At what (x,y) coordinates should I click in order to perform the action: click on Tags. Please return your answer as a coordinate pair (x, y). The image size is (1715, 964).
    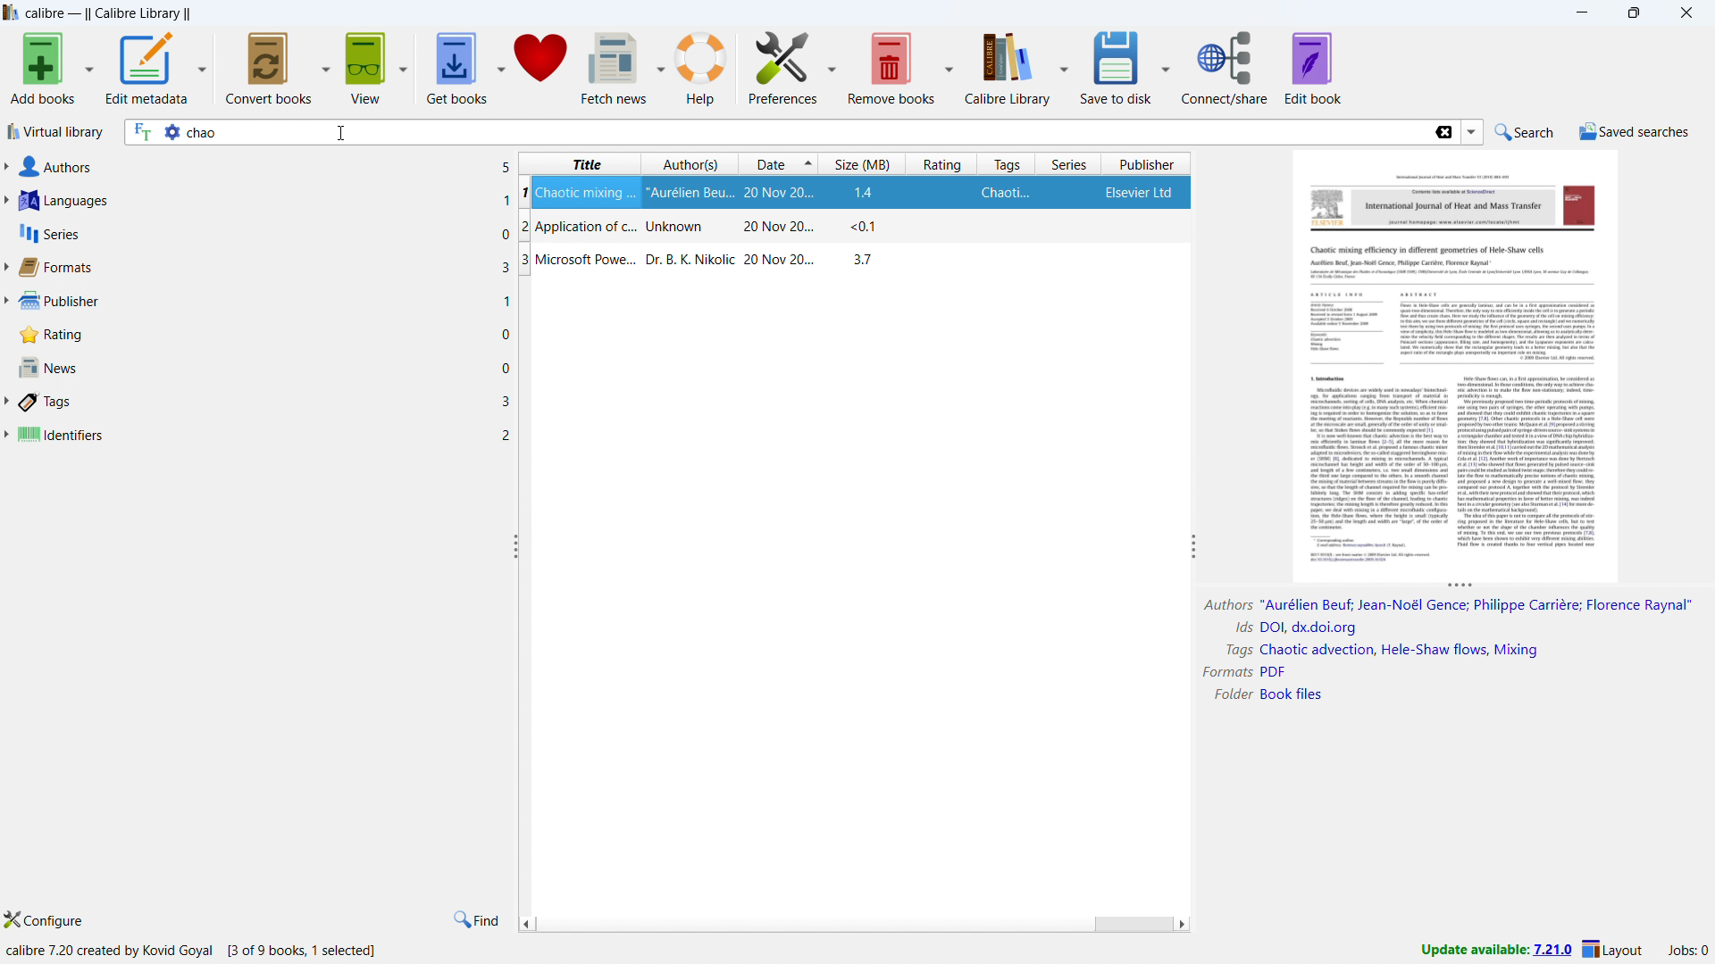
    Looking at the image, I should click on (1226, 652).